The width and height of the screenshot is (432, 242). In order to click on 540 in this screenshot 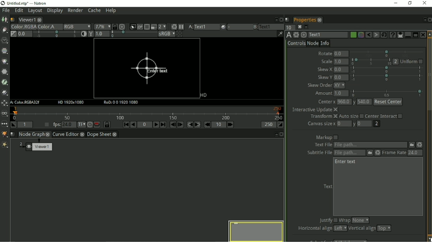, I will do `click(365, 102)`.